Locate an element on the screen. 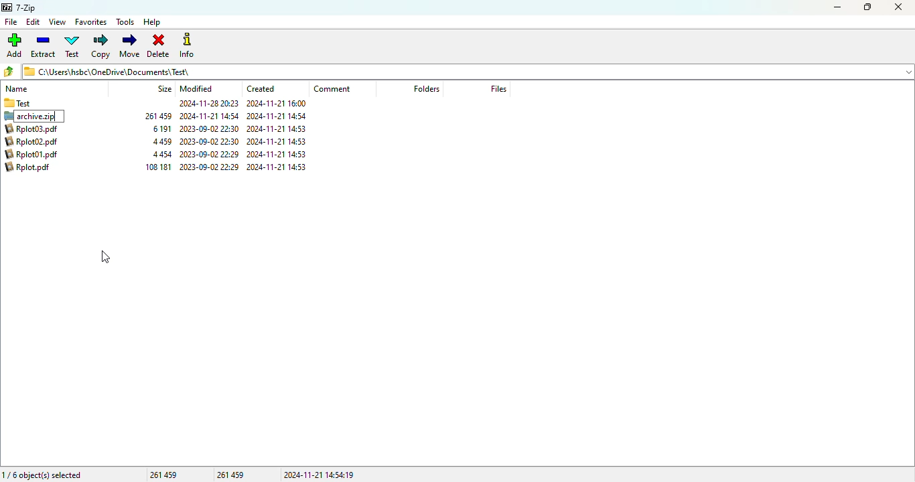  files is located at coordinates (498, 88).